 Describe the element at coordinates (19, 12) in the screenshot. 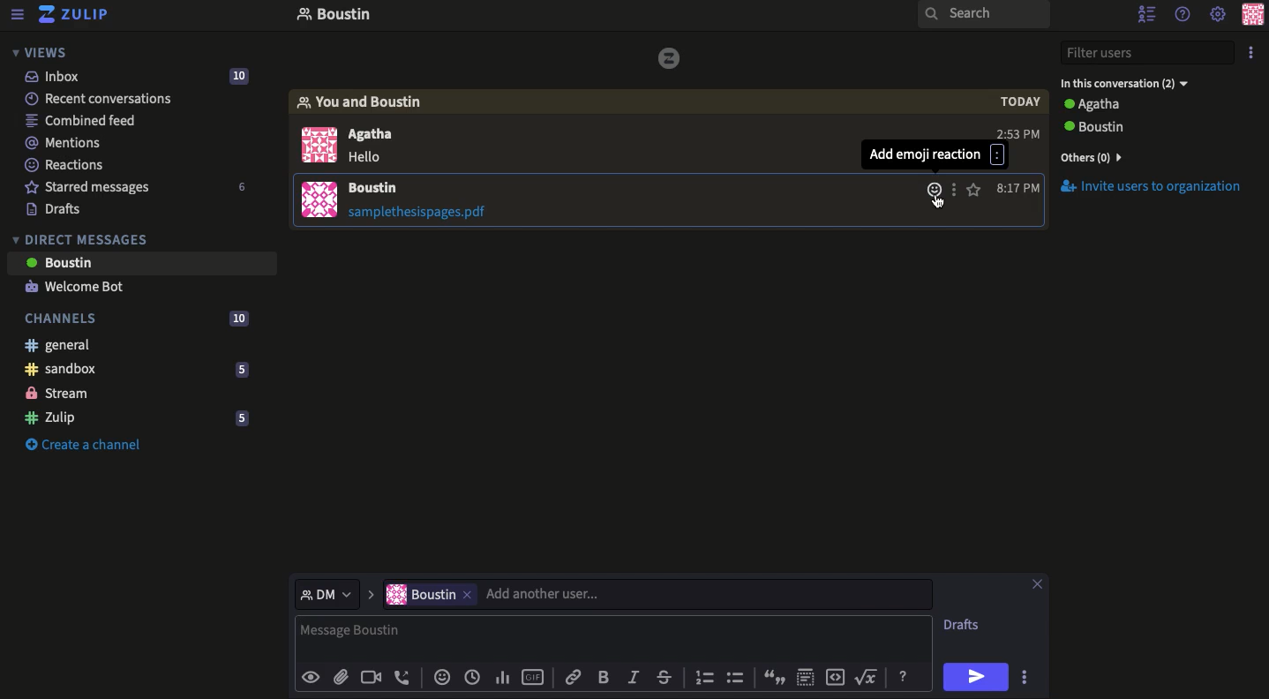

I see `Menu` at that location.